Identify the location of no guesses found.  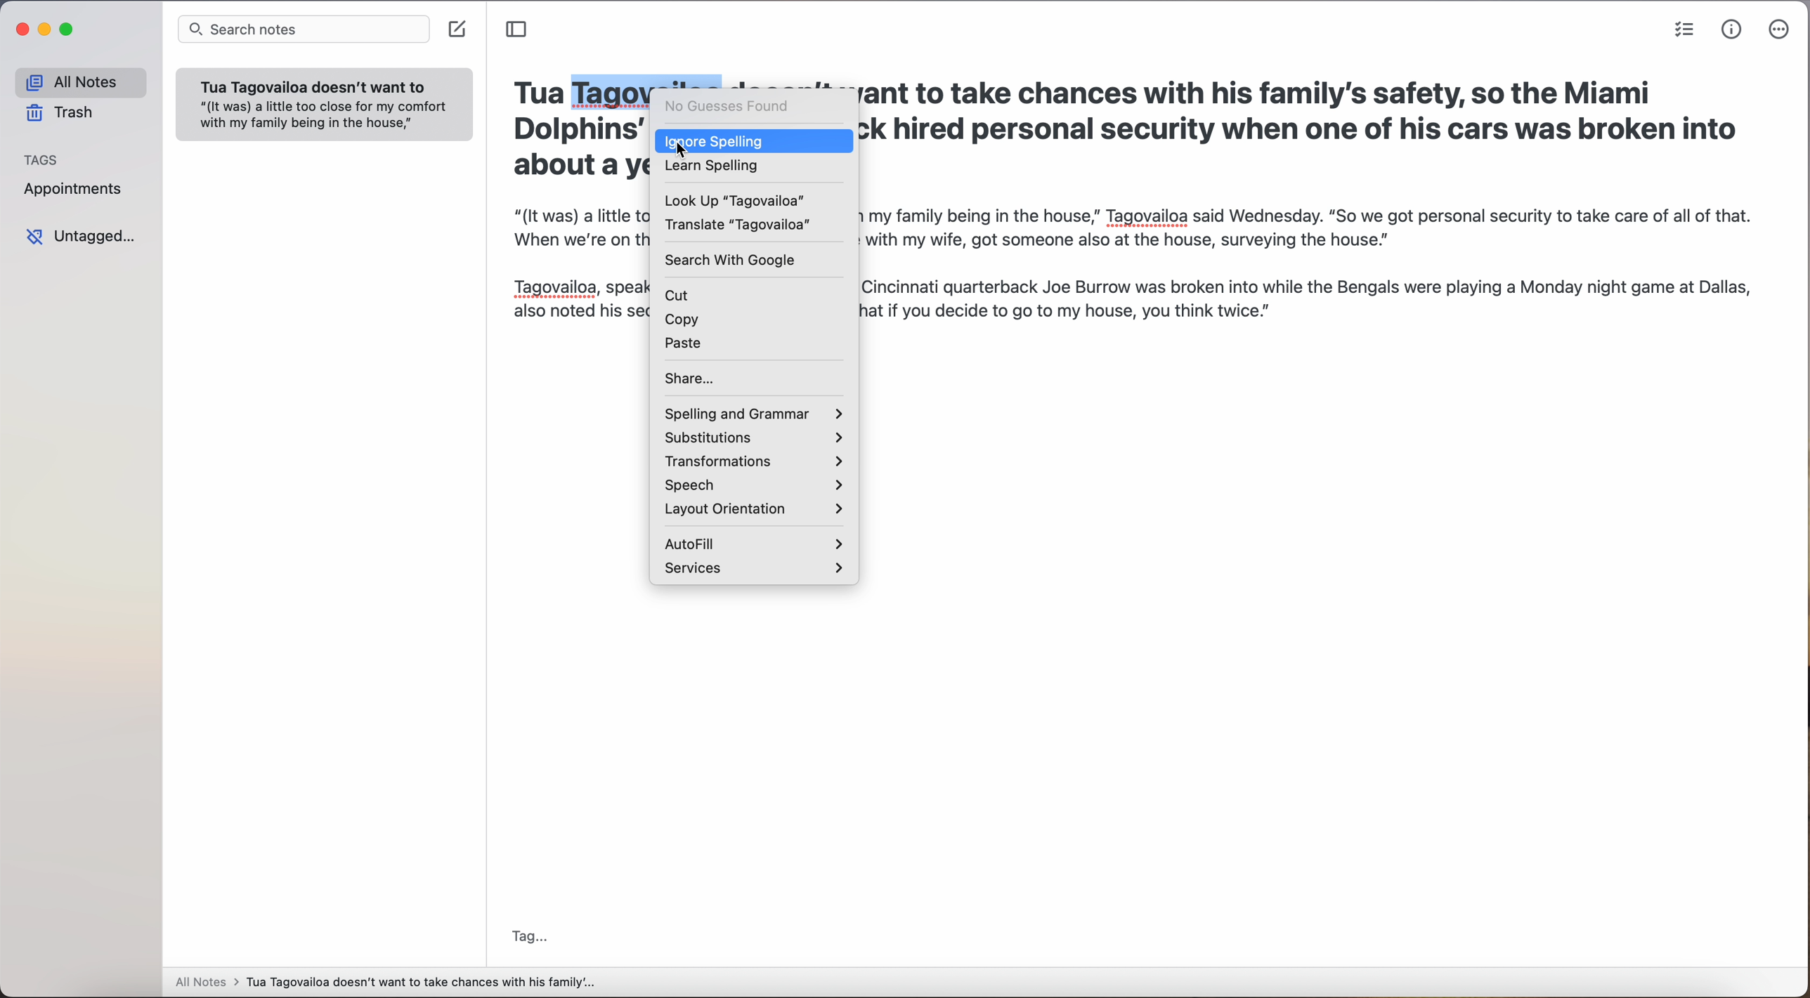
(734, 107).